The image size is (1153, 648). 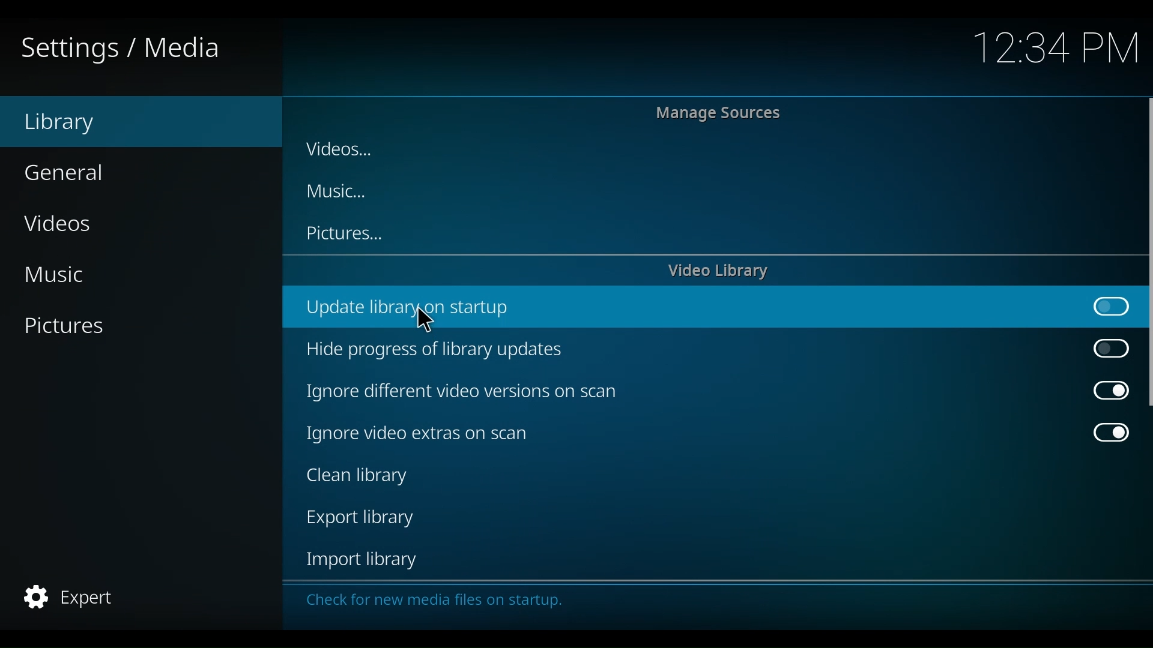 What do you see at coordinates (1146, 251) in the screenshot?
I see `Vertical scroll bar` at bounding box center [1146, 251].